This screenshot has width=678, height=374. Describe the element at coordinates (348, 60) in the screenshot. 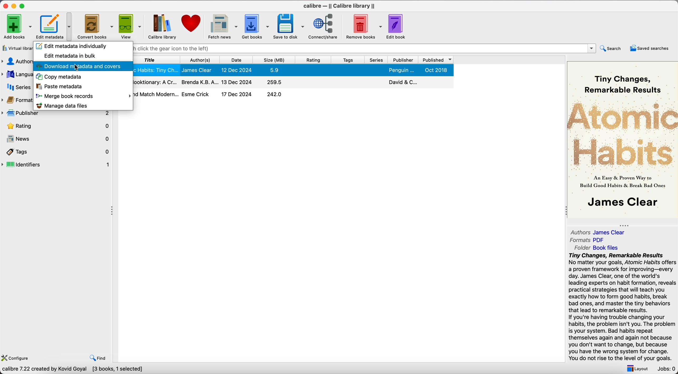

I see `tags` at that location.